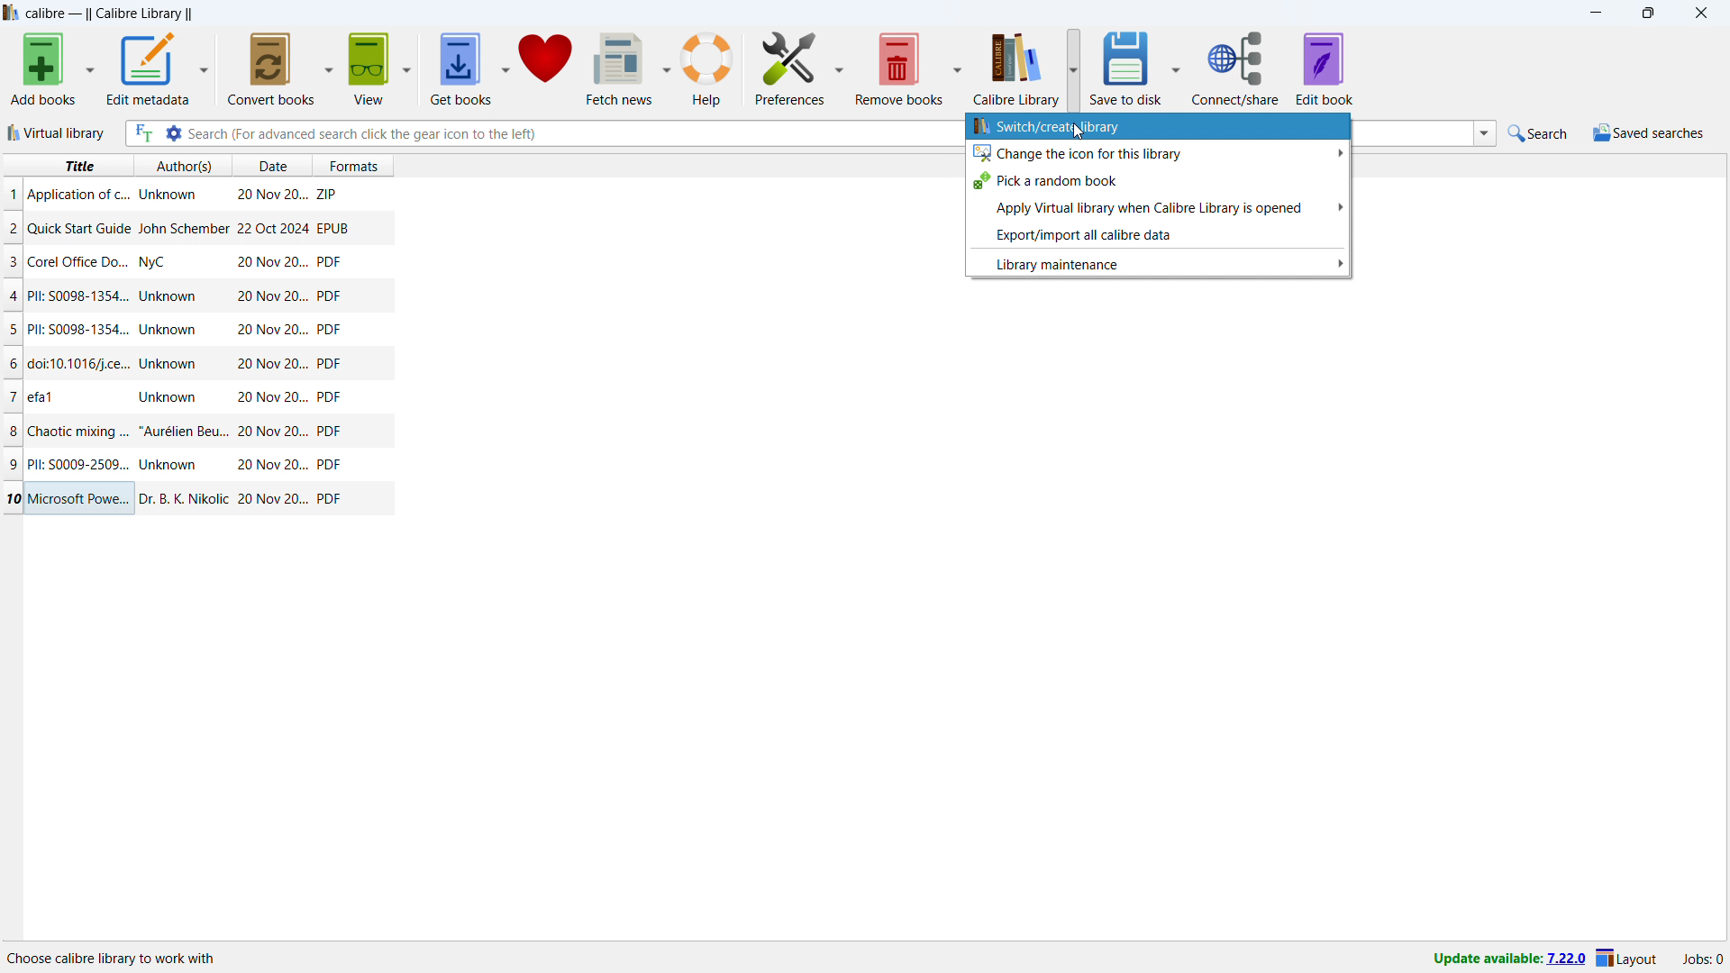  What do you see at coordinates (13, 194) in the screenshot?
I see `1` at bounding box center [13, 194].